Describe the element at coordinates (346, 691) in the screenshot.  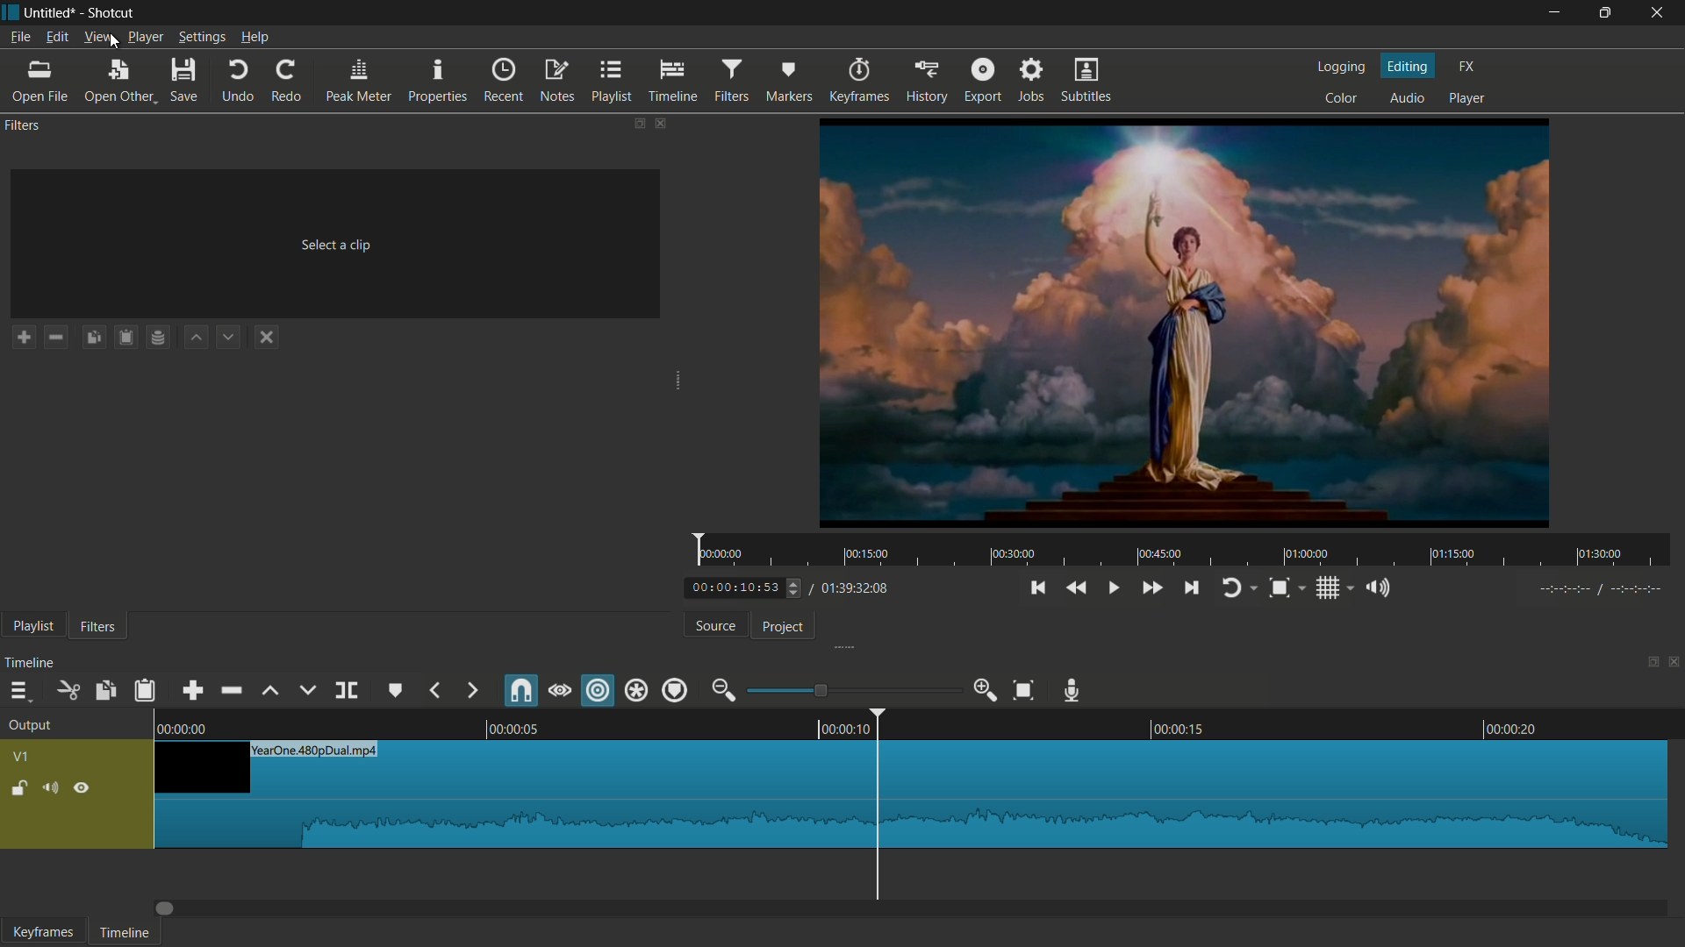
I see `split at playhead` at that location.